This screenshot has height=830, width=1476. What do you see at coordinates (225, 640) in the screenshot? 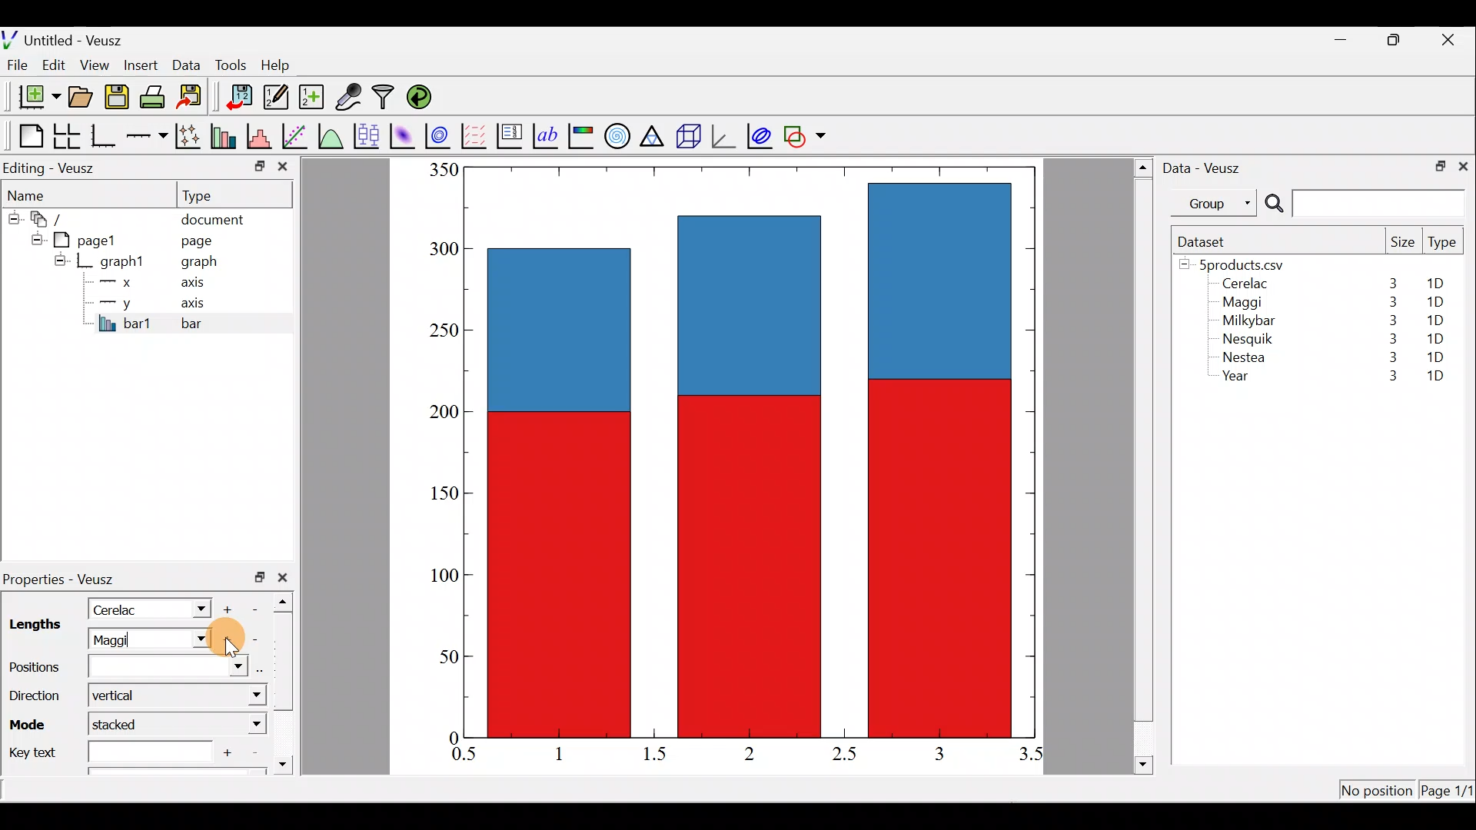
I see `Add another item` at bounding box center [225, 640].